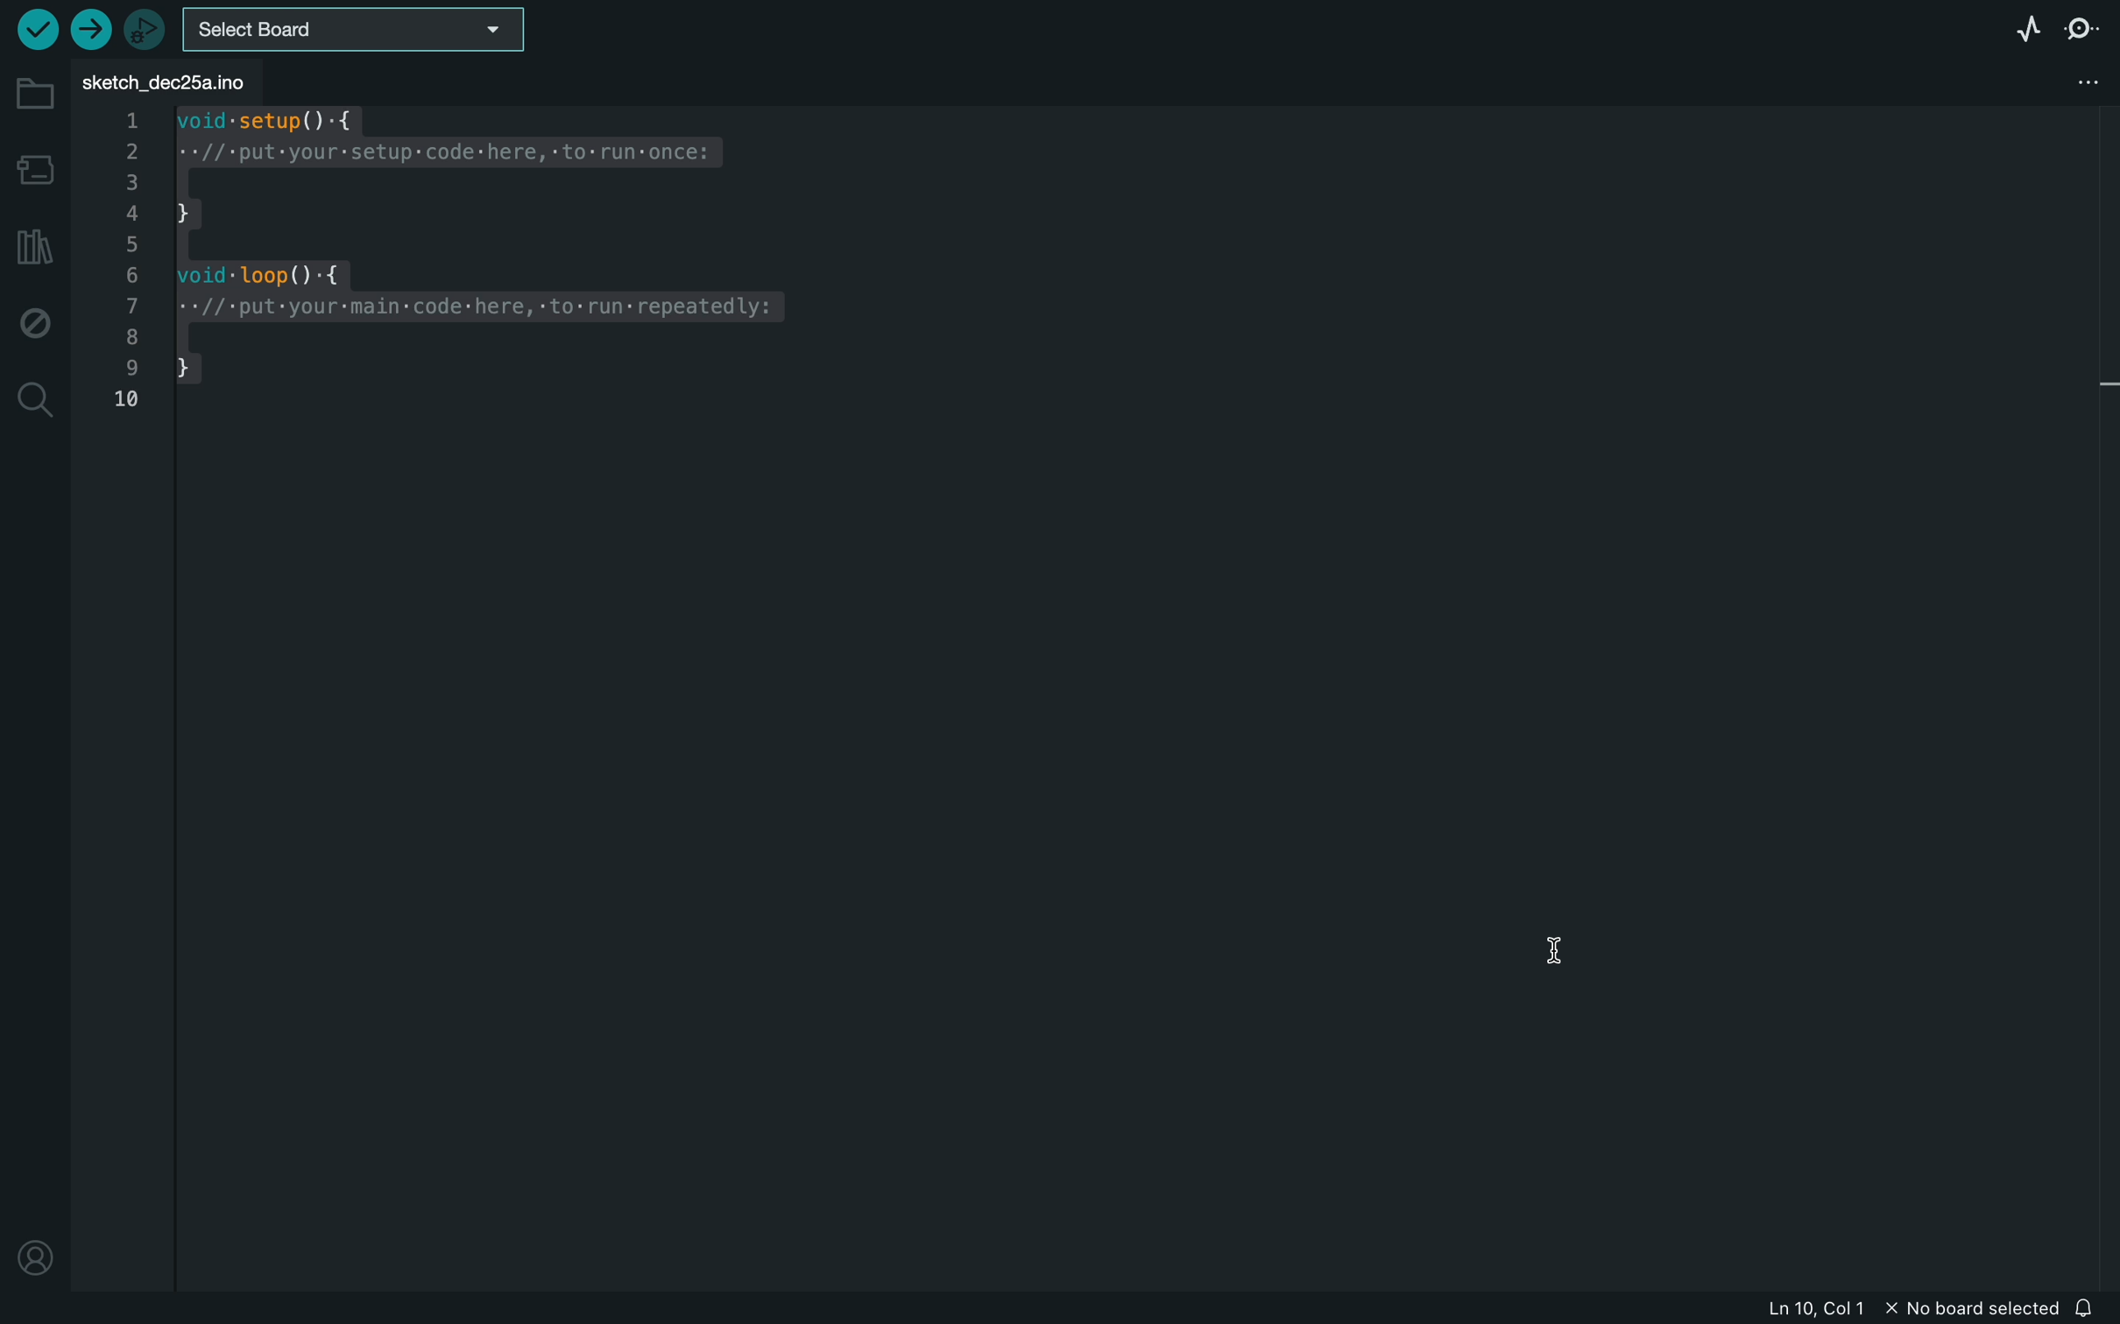 Image resolution: width=2120 pixels, height=1324 pixels. Describe the element at coordinates (36, 1245) in the screenshot. I see `profile` at that location.